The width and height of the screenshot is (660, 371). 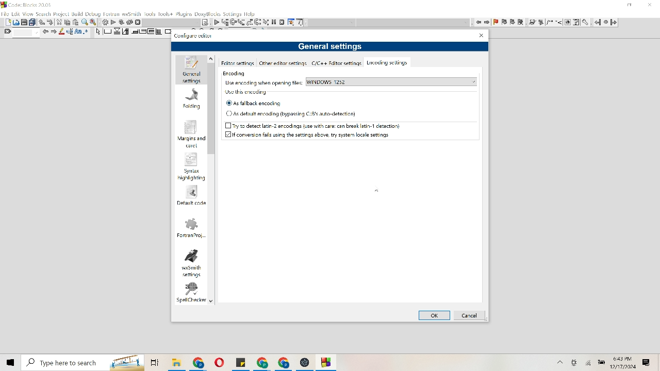 What do you see at coordinates (43, 13) in the screenshot?
I see `Search` at bounding box center [43, 13].